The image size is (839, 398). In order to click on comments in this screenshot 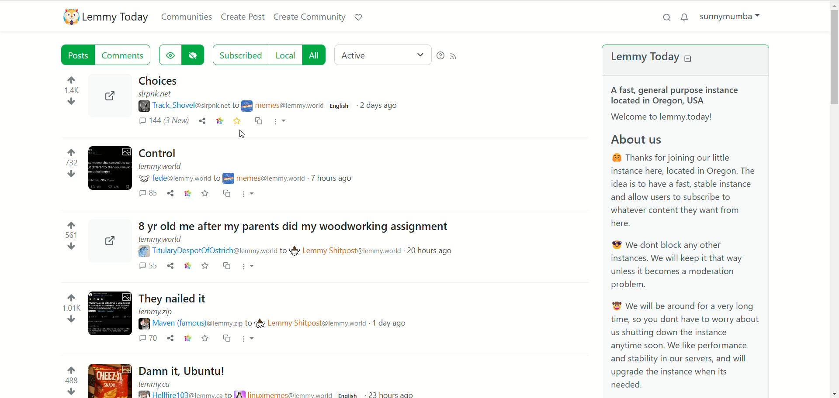, I will do `click(141, 266)`.